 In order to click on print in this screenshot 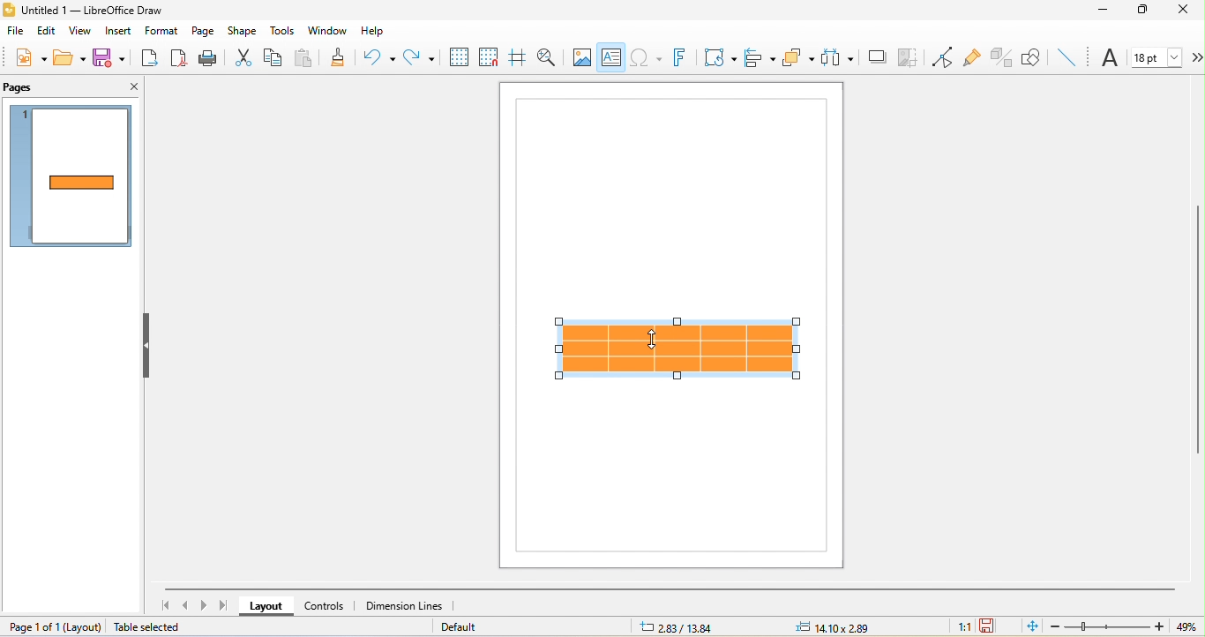, I will do `click(206, 56)`.